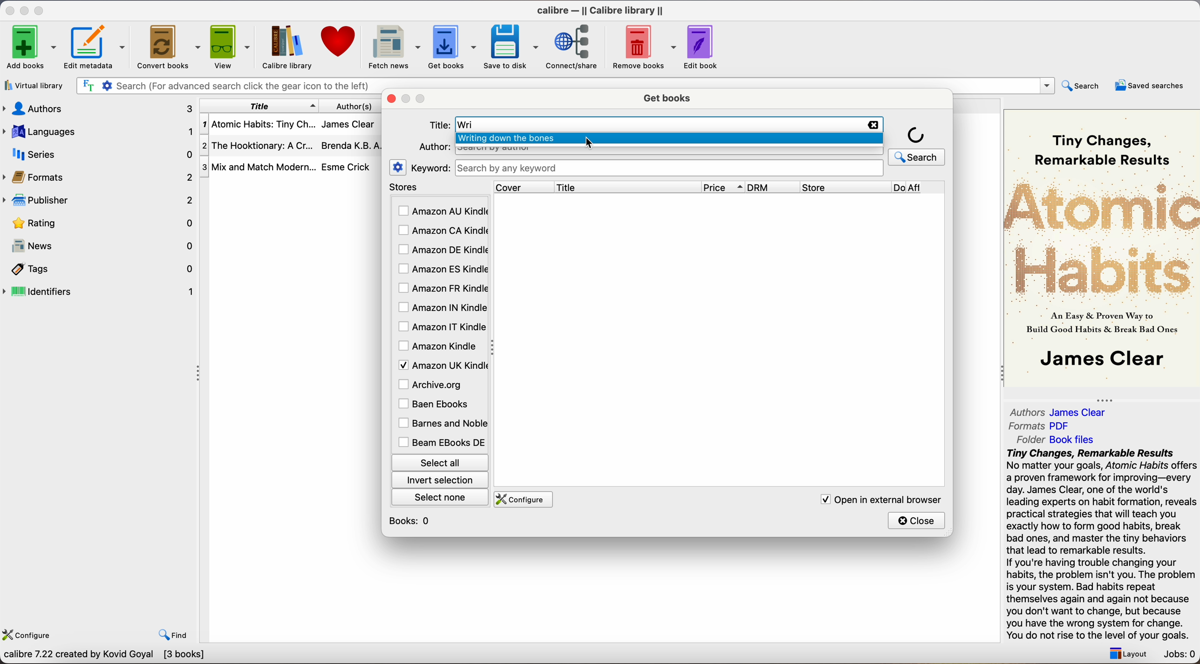  I want to click on James Clear, so click(348, 123).